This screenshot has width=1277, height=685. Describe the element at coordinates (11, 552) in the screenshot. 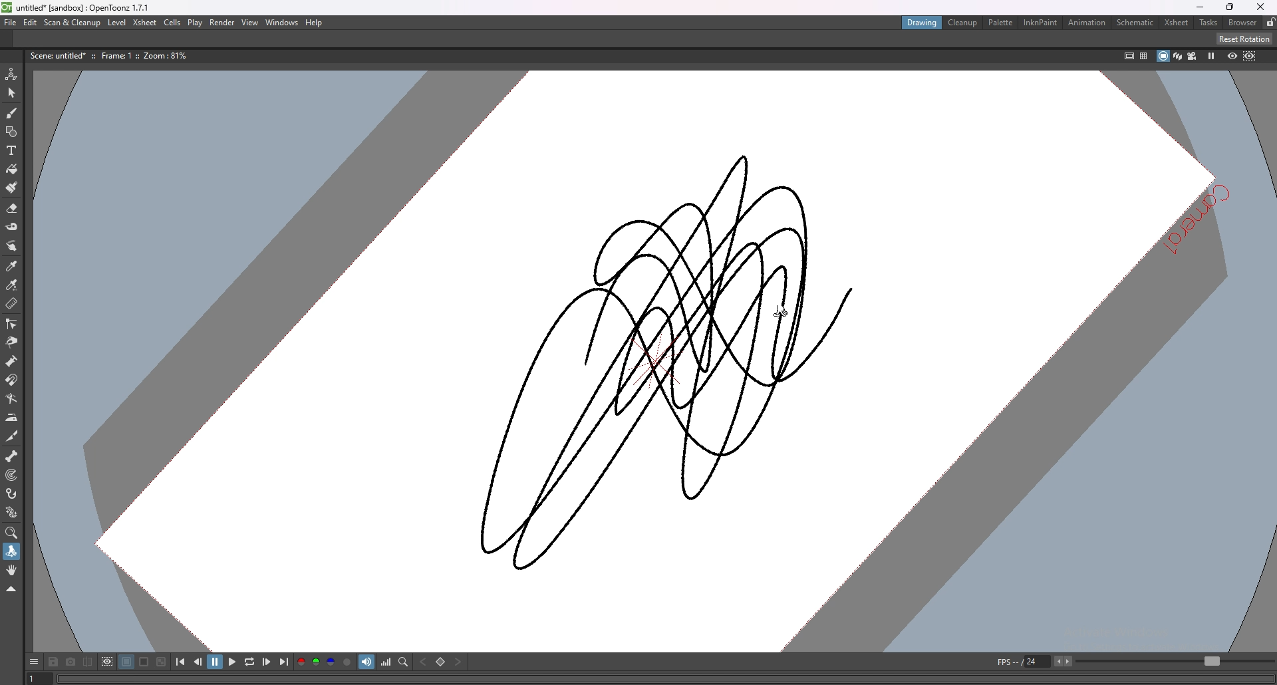

I see `rotate` at that location.